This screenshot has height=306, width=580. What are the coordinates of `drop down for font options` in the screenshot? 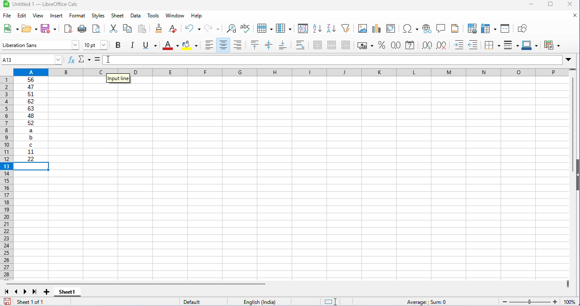 It's located at (76, 45).